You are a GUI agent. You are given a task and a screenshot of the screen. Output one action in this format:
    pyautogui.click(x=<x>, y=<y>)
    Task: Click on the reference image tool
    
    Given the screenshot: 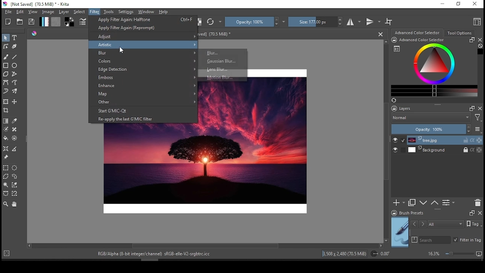 What is the action you would take?
    pyautogui.click(x=6, y=157)
    